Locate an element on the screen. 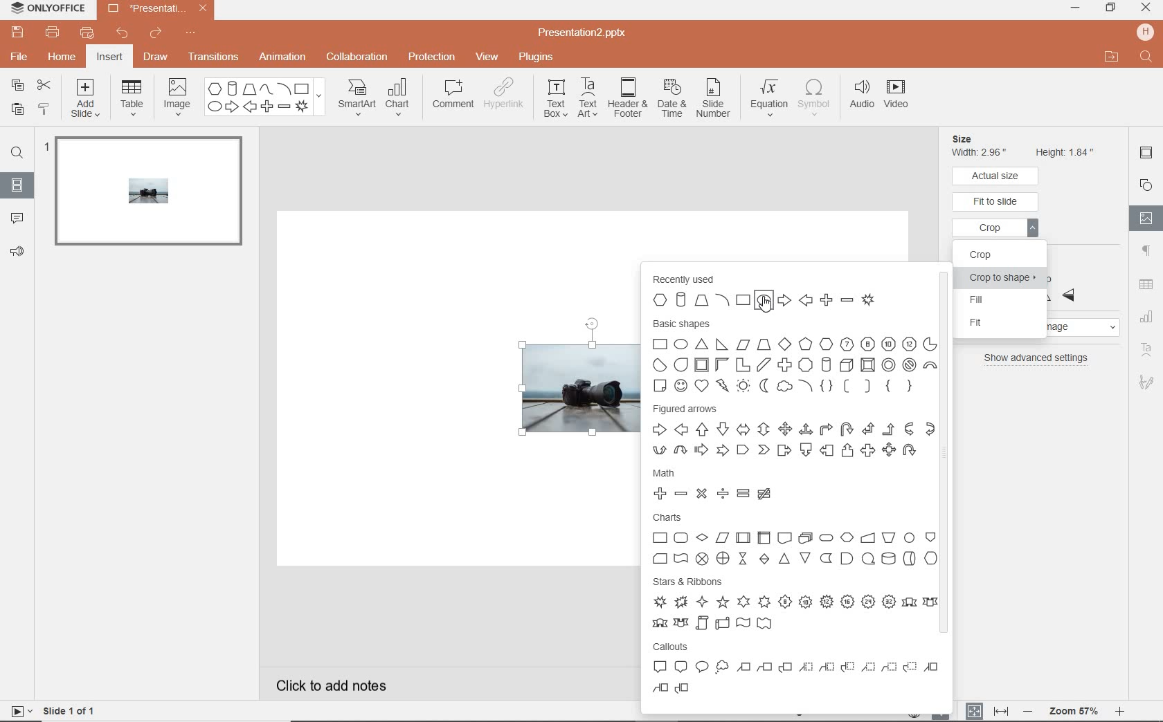 The image size is (1163, 722). crop is located at coordinates (998, 230).